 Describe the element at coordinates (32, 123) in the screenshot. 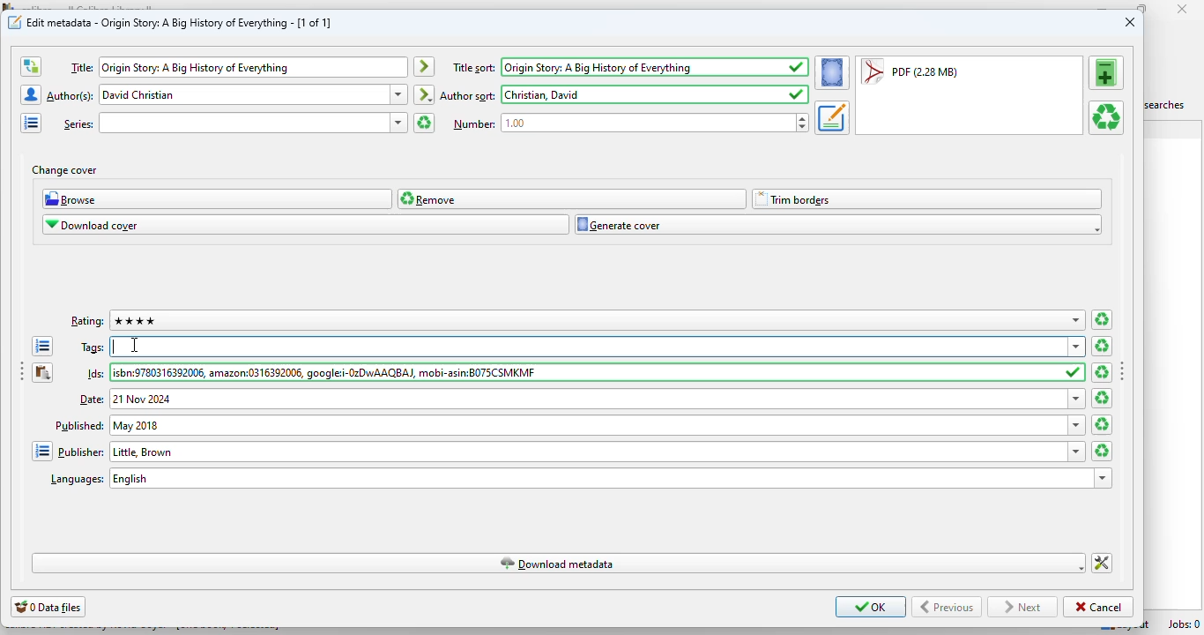

I see `open the manage series editor` at that location.